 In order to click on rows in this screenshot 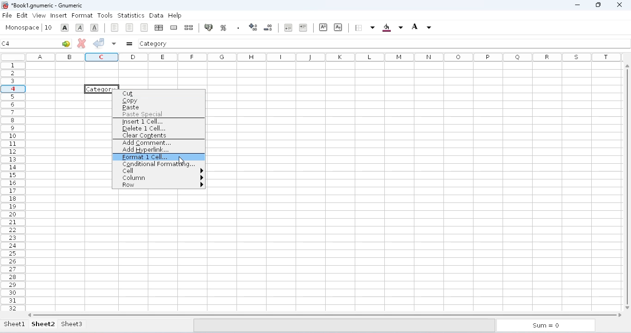, I will do `click(13, 186)`.